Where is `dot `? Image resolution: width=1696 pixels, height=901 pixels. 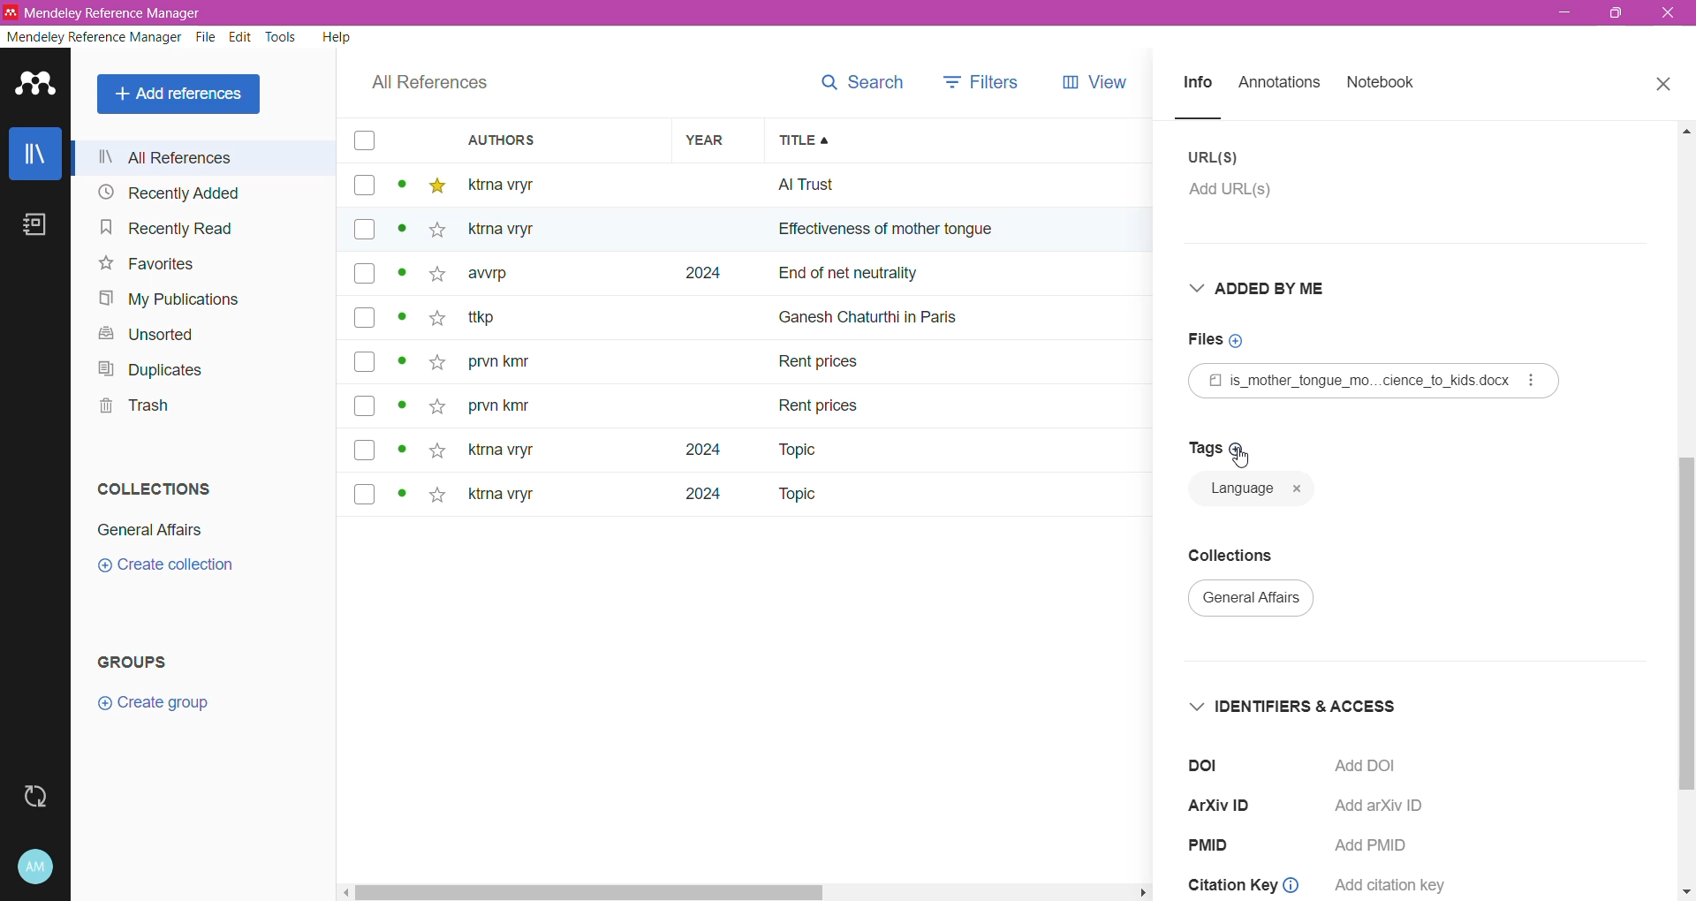
dot  is located at coordinates (401, 411).